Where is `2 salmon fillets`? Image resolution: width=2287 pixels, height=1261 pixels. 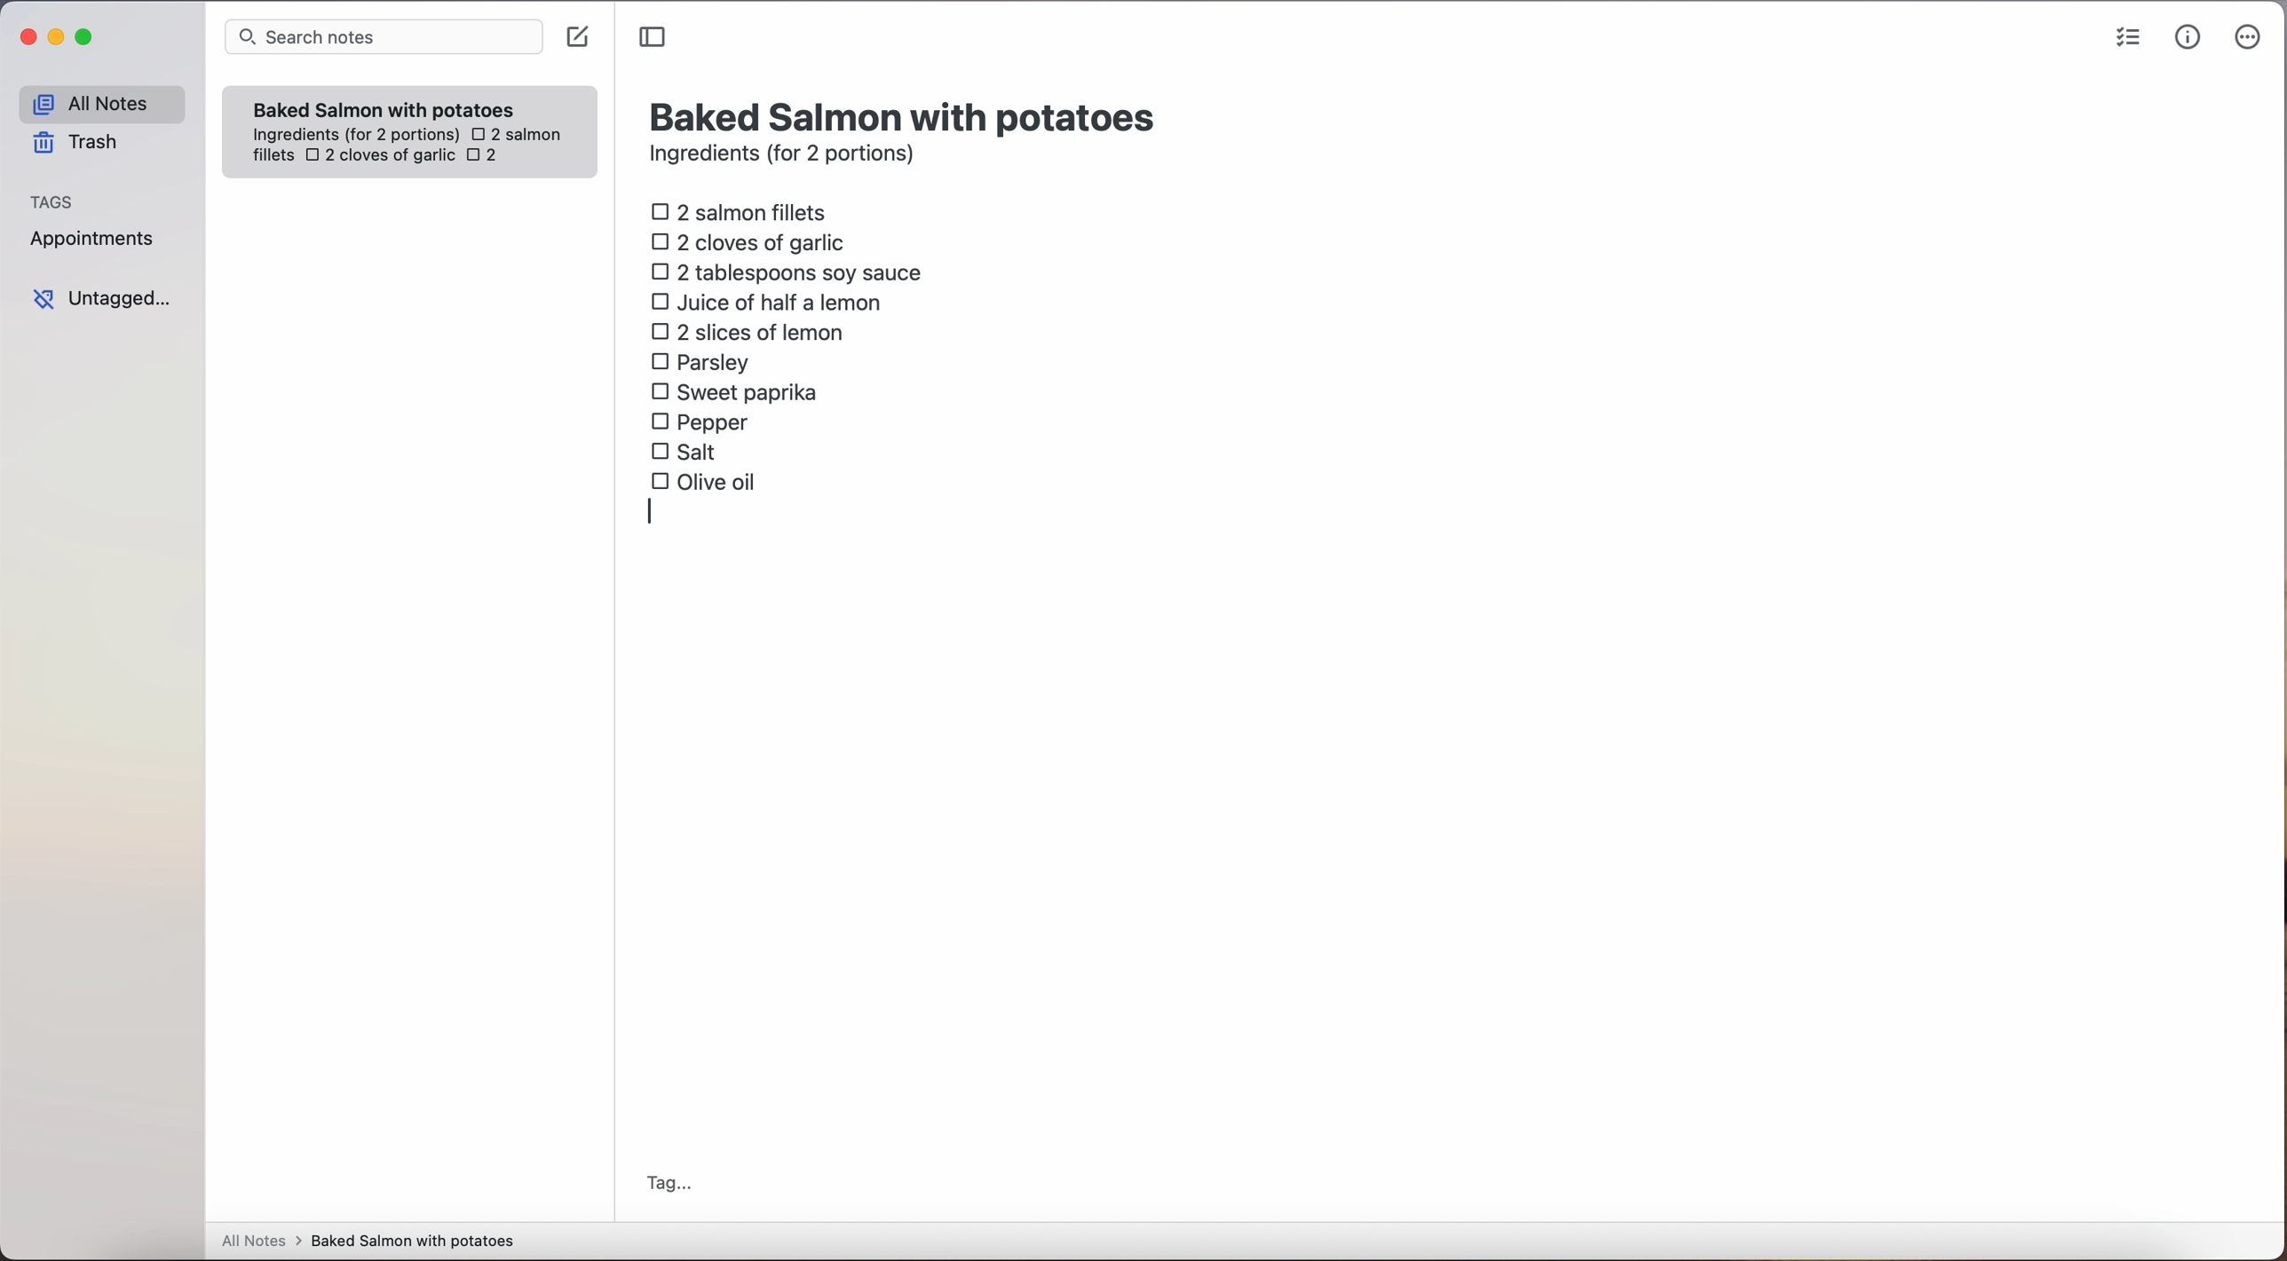
2 salmon fillets is located at coordinates (745, 210).